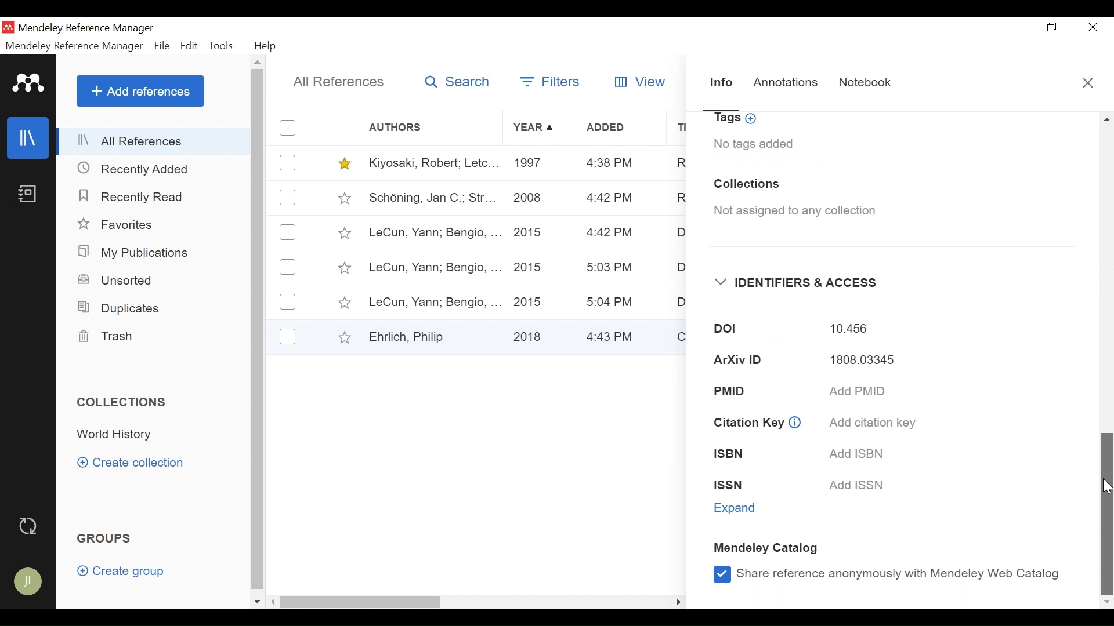 This screenshot has width=1114, height=626. What do you see at coordinates (140, 169) in the screenshot?
I see `Recently Added` at bounding box center [140, 169].